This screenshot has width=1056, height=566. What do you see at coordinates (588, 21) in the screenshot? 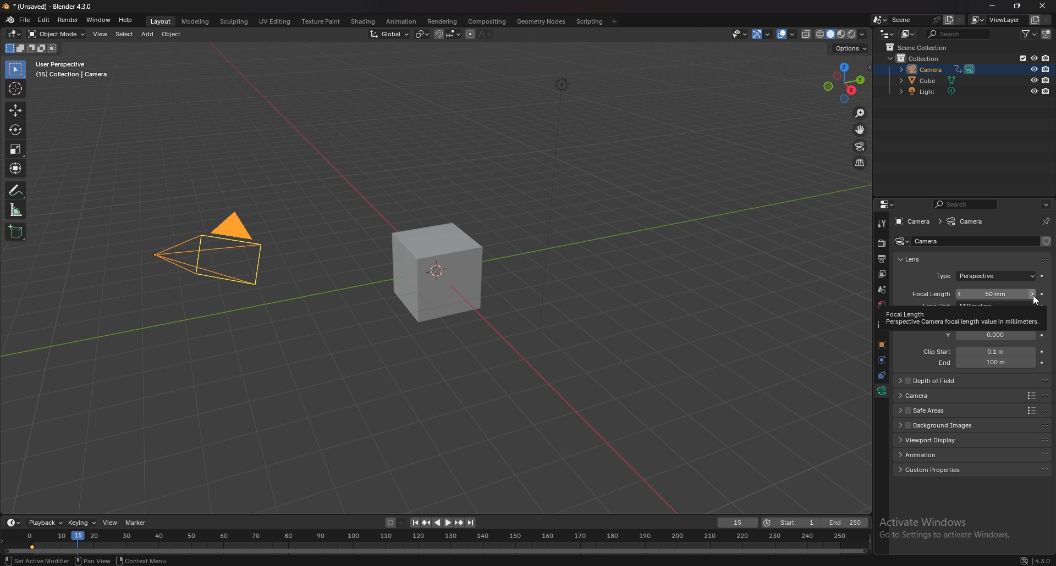
I see `scripting` at bounding box center [588, 21].